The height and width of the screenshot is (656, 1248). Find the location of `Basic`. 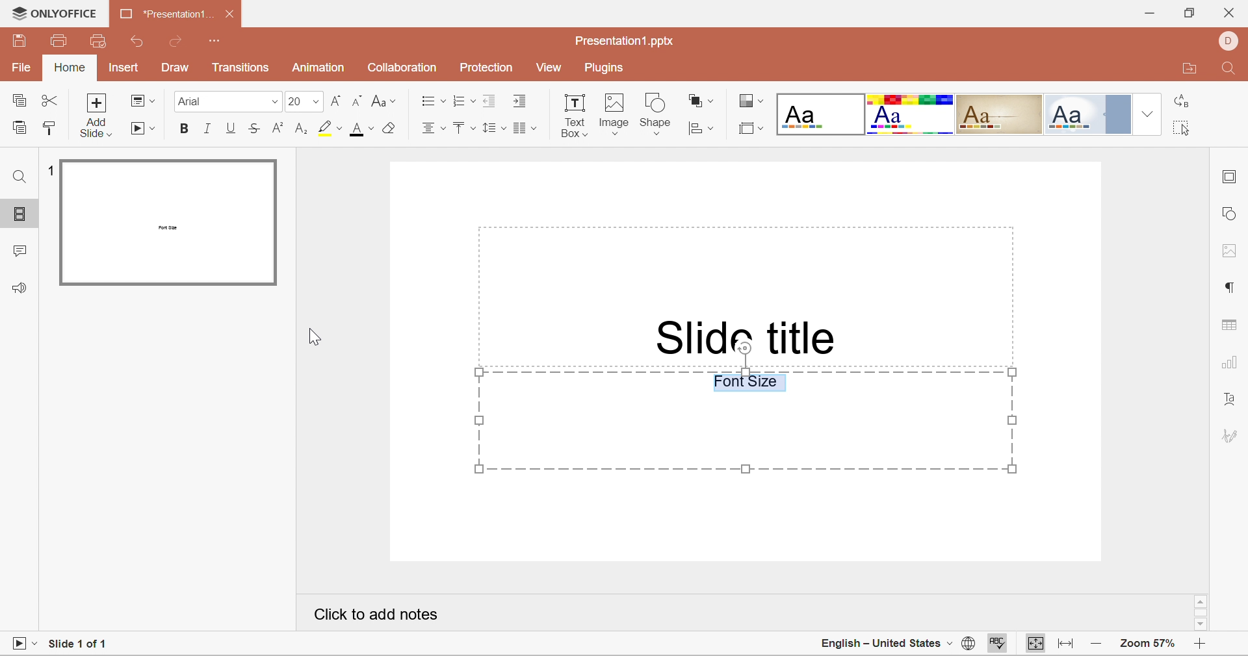

Basic is located at coordinates (911, 115).